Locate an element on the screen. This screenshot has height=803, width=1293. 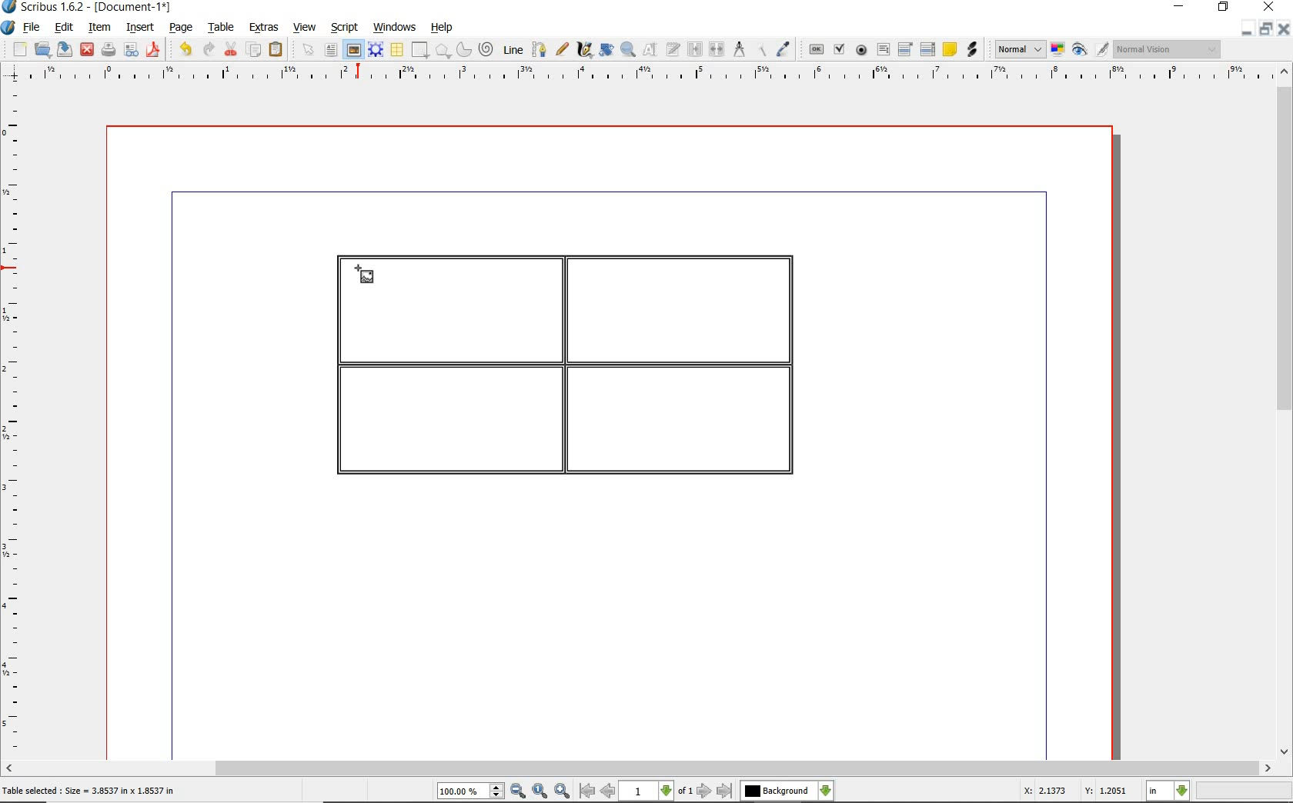
go to next page is located at coordinates (704, 791).